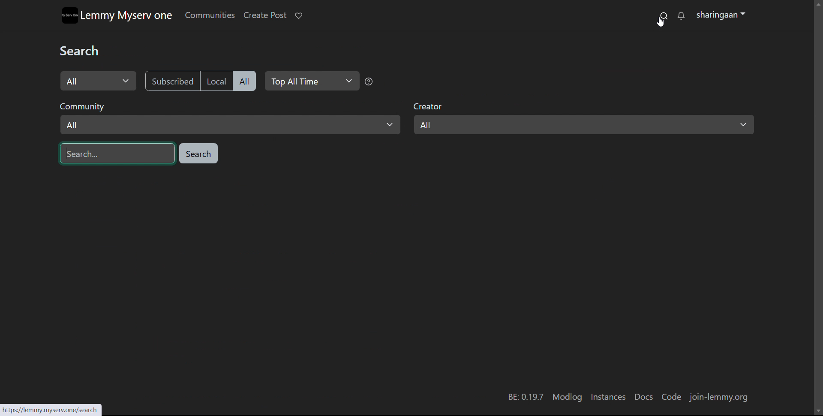 This screenshot has height=416, width=823. What do you see at coordinates (117, 154) in the screenshot?
I see `enter search string` at bounding box center [117, 154].